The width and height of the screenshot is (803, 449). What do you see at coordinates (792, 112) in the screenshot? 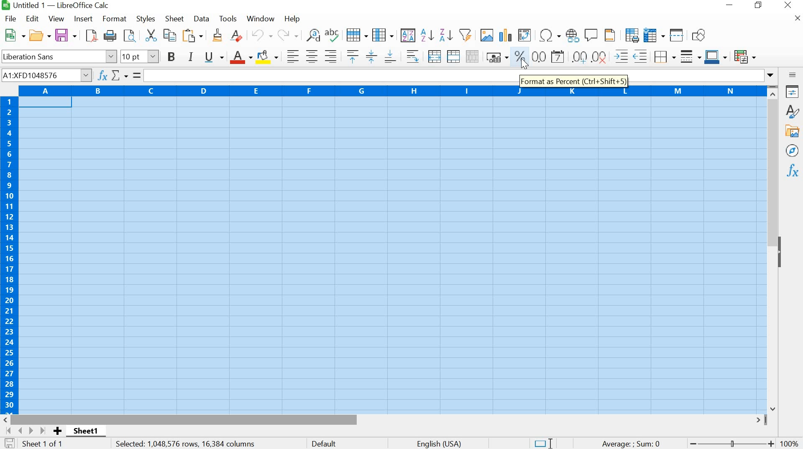
I see `Styles` at bounding box center [792, 112].